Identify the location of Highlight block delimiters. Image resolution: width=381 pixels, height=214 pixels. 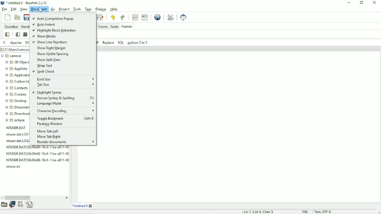
(54, 31).